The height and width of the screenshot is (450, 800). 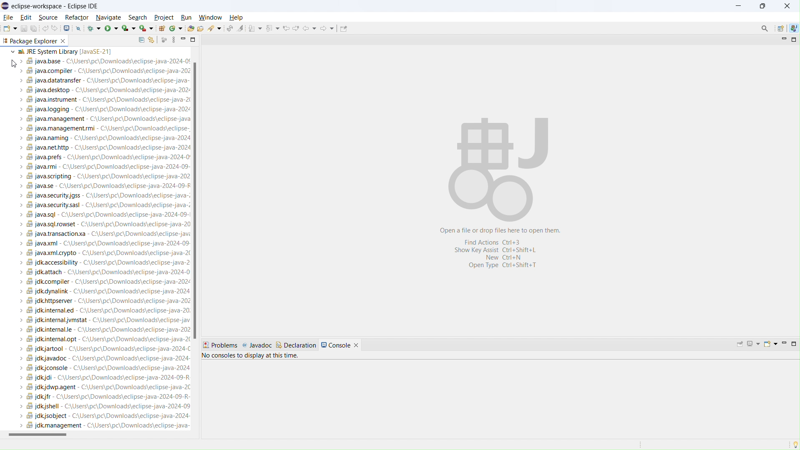 What do you see at coordinates (5, 6) in the screenshot?
I see `logo` at bounding box center [5, 6].